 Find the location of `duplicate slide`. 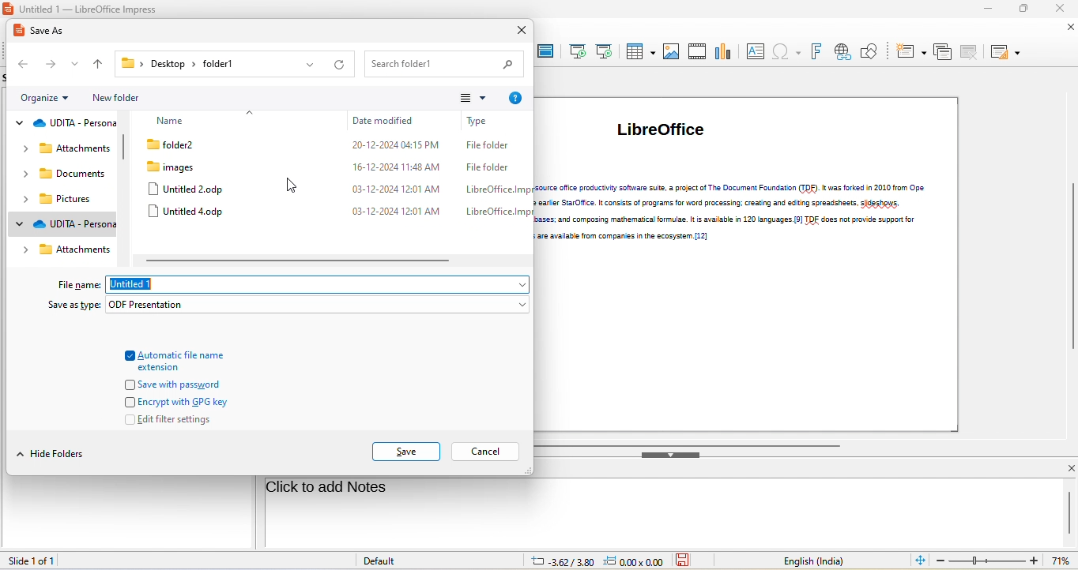

duplicate slide is located at coordinates (944, 52).